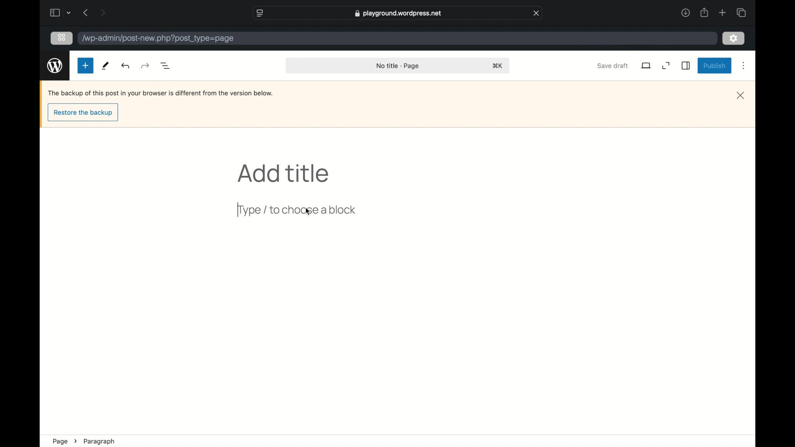  What do you see at coordinates (55, 65) in the screenshot?
I see `wordpress` at bounding box center [55, 65].